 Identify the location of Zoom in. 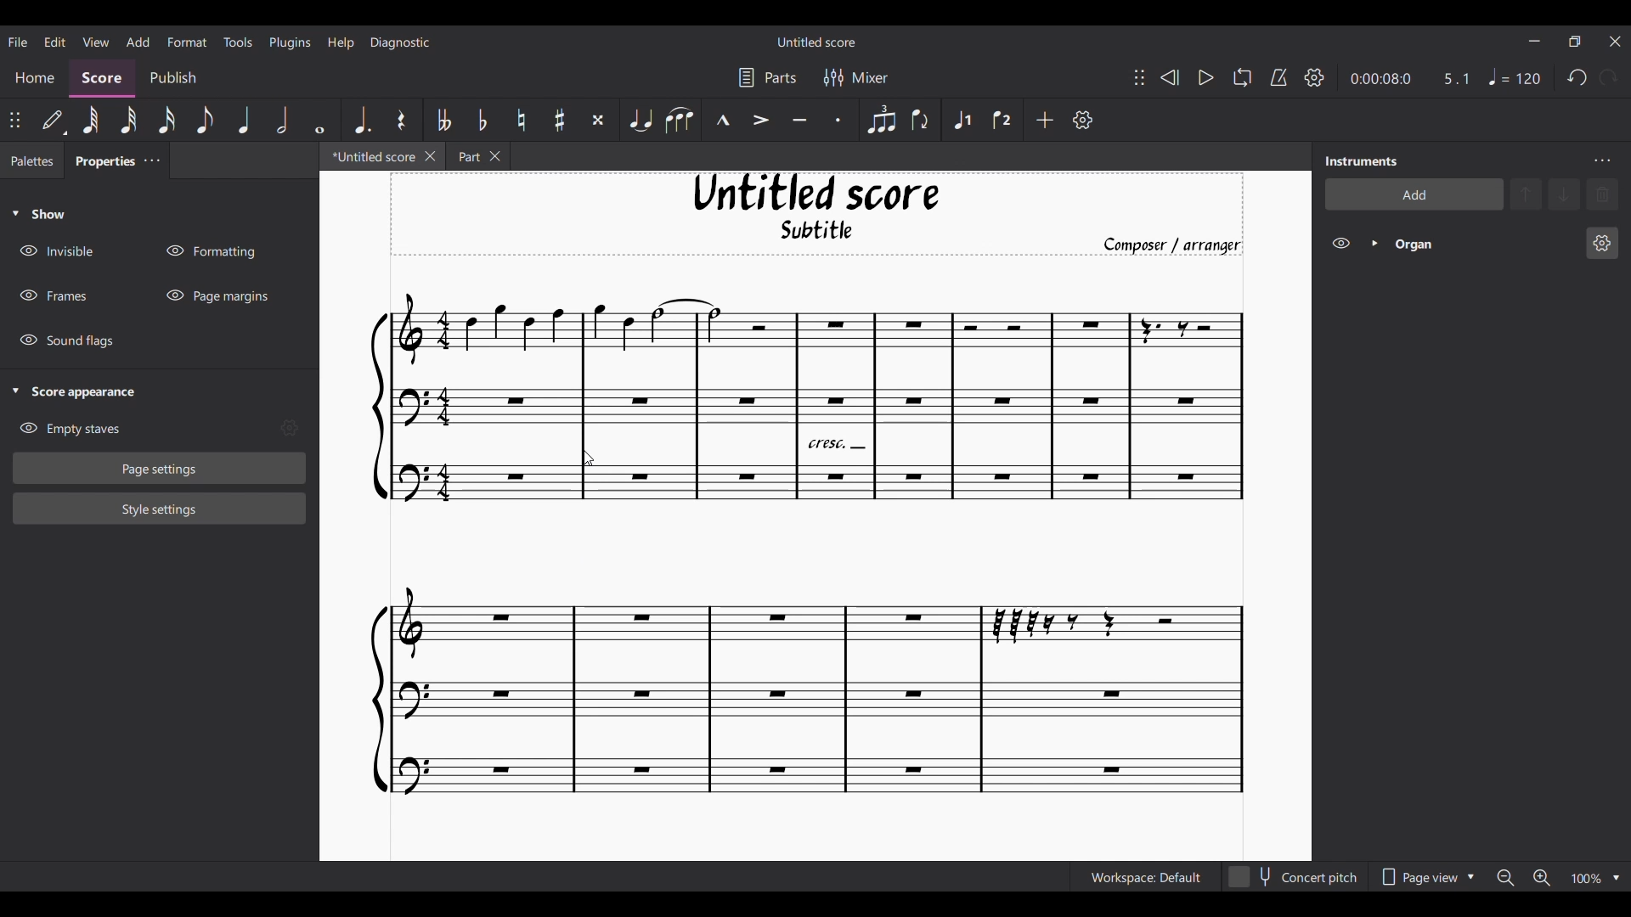
(1541, 879).